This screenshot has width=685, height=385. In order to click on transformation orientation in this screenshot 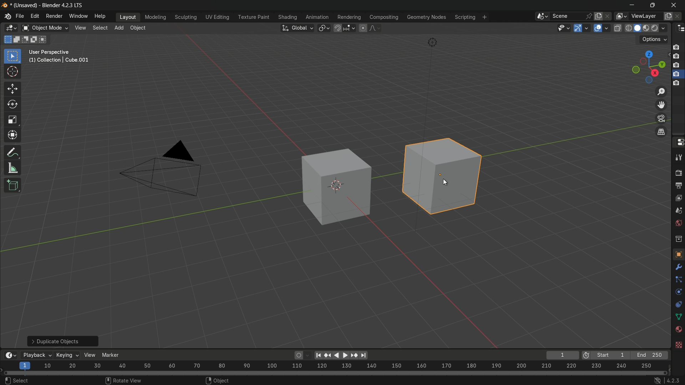, I will do `click(297, 27)`.